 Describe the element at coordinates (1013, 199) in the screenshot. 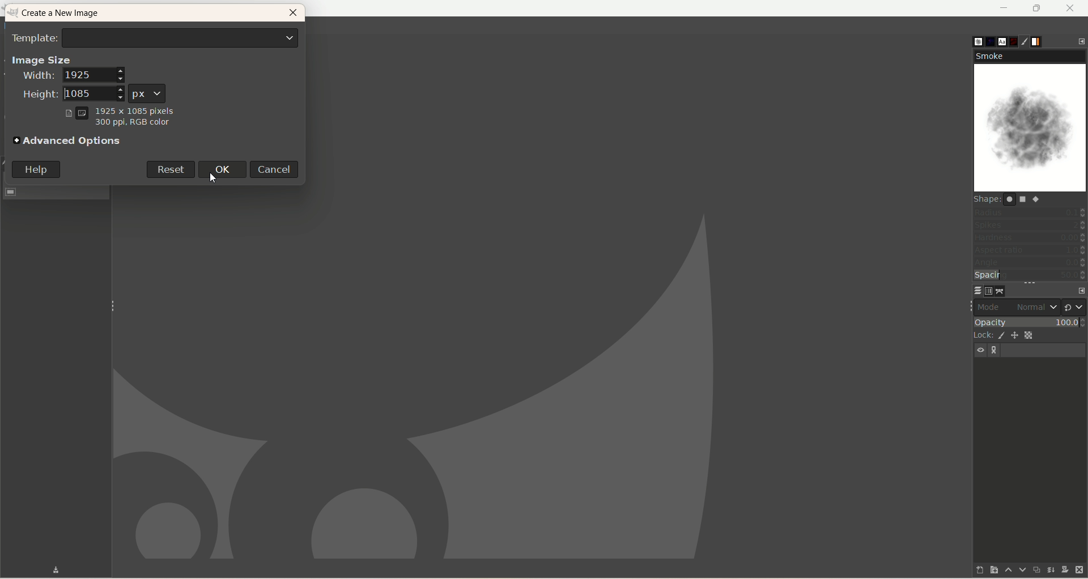

I see `shape` at that location.